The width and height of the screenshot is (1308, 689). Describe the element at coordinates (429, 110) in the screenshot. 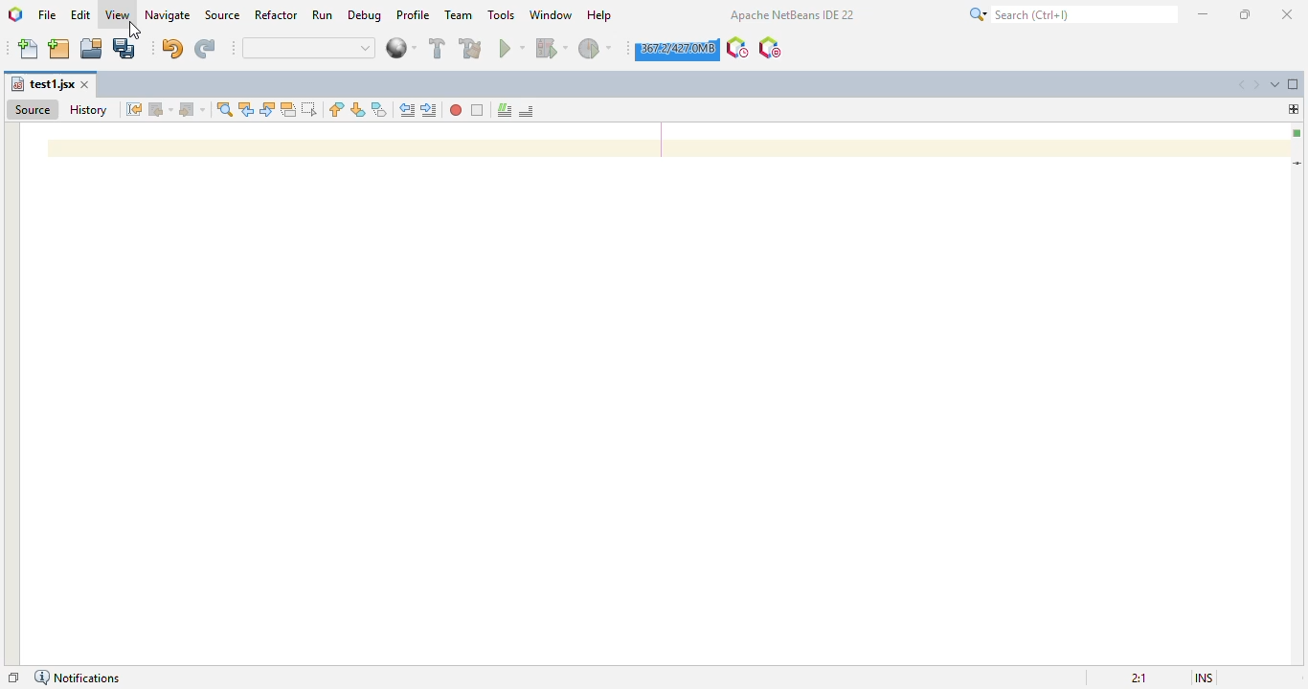

I see `shift line right` at that location.